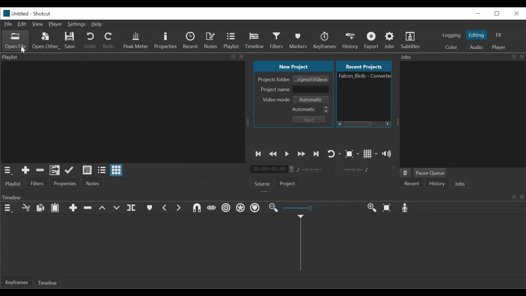  I want to click on Scroll Right, so click(388, 124).